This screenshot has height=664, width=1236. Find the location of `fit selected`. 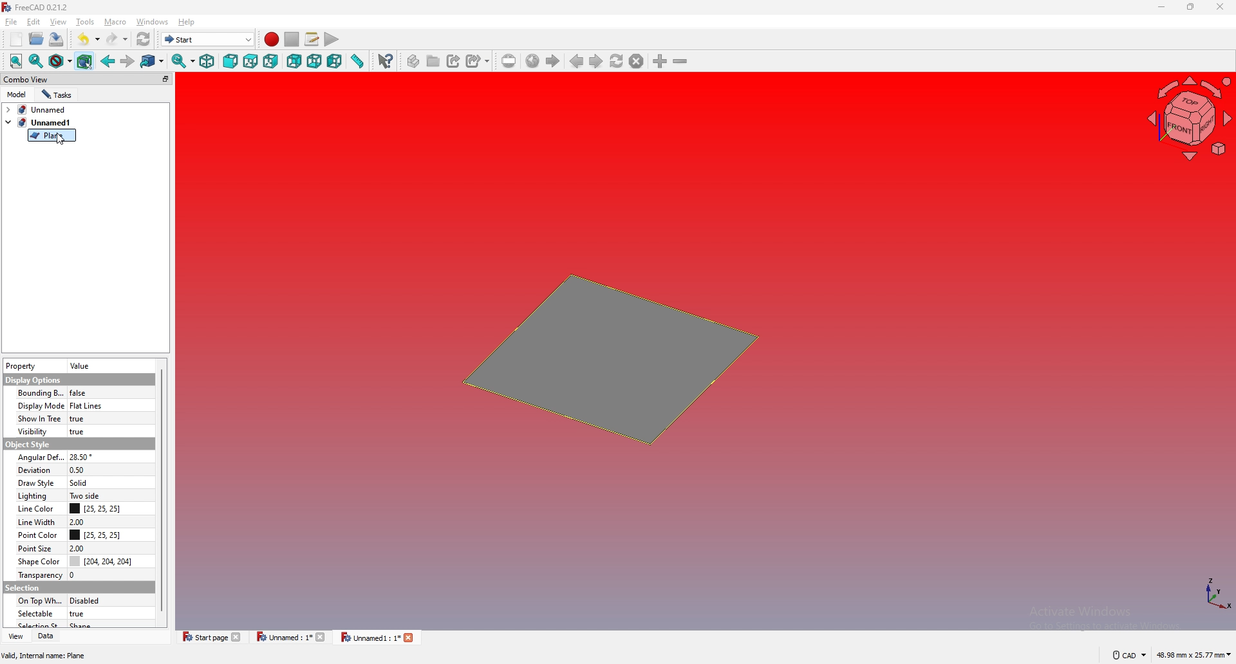

fit selected is located at coordinates (36, 61).